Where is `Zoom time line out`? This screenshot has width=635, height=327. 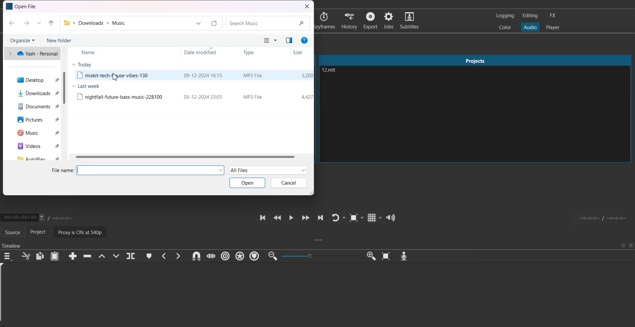
Zoom time line out is located at coordinates (272, 256).